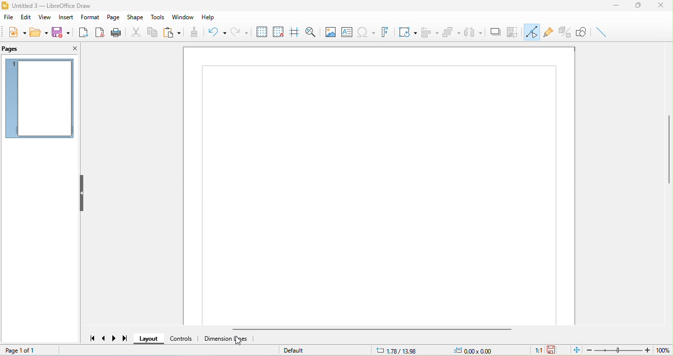 The image size is (673, 356). Describe the element at coordinates (533, 32) in the screenshot. I see `toggle point edit mode` at that location.